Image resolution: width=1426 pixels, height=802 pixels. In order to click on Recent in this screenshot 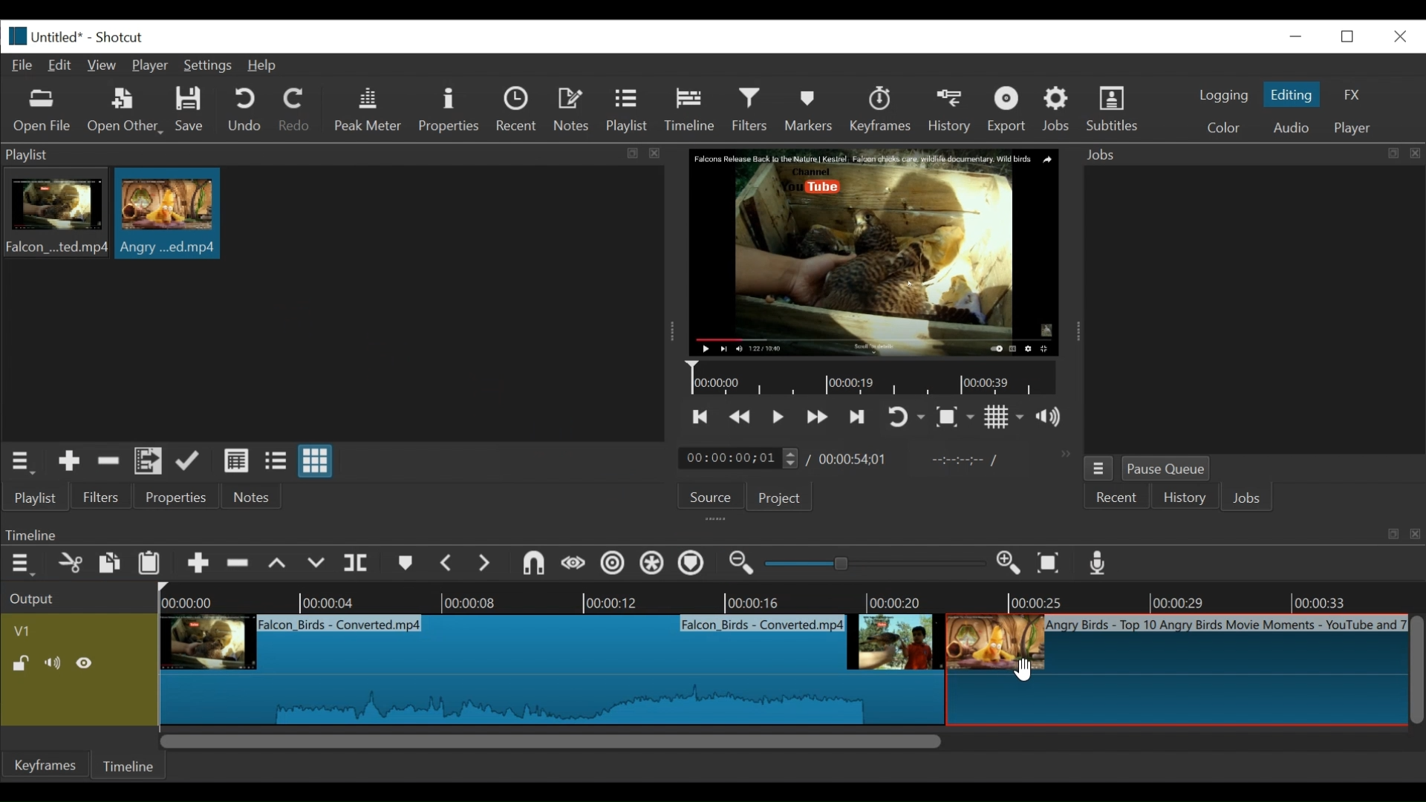, I will do `click(1118, 498)`.